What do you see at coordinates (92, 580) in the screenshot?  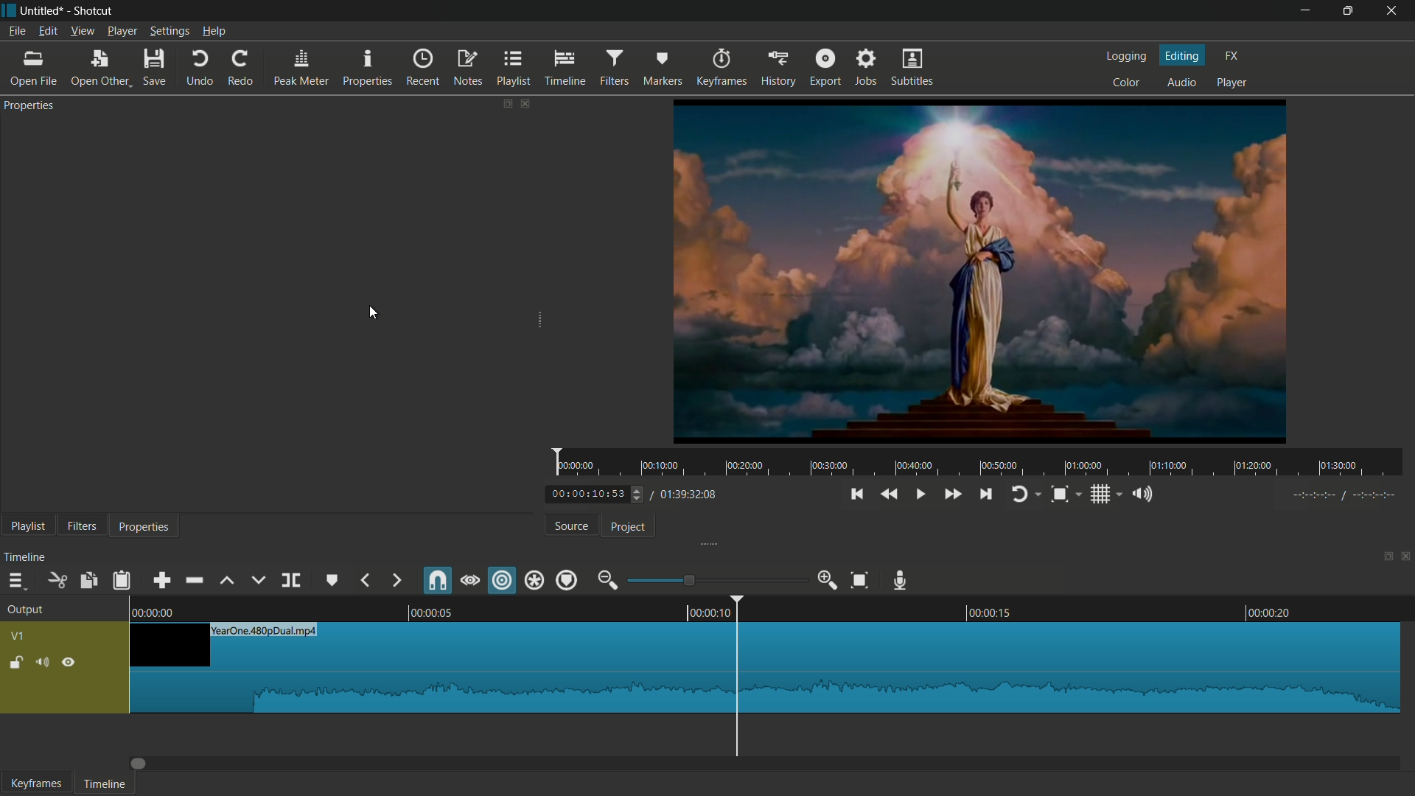 I see `copy` at bounding box center [92, 580].